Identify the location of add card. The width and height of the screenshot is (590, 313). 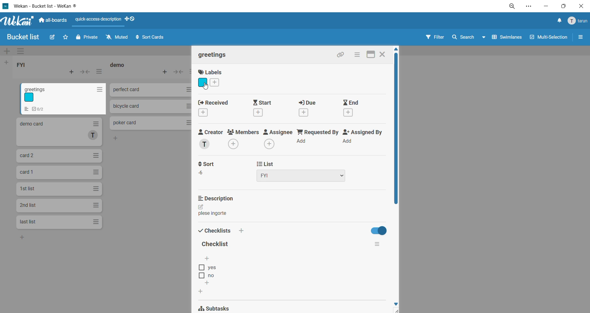
(70, 73).